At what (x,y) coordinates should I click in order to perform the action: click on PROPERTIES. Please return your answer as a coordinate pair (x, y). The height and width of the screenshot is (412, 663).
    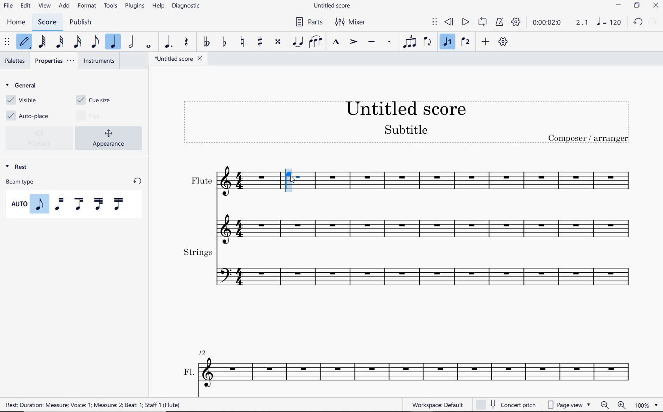
    Looking at the image, I should click on (57, 61).